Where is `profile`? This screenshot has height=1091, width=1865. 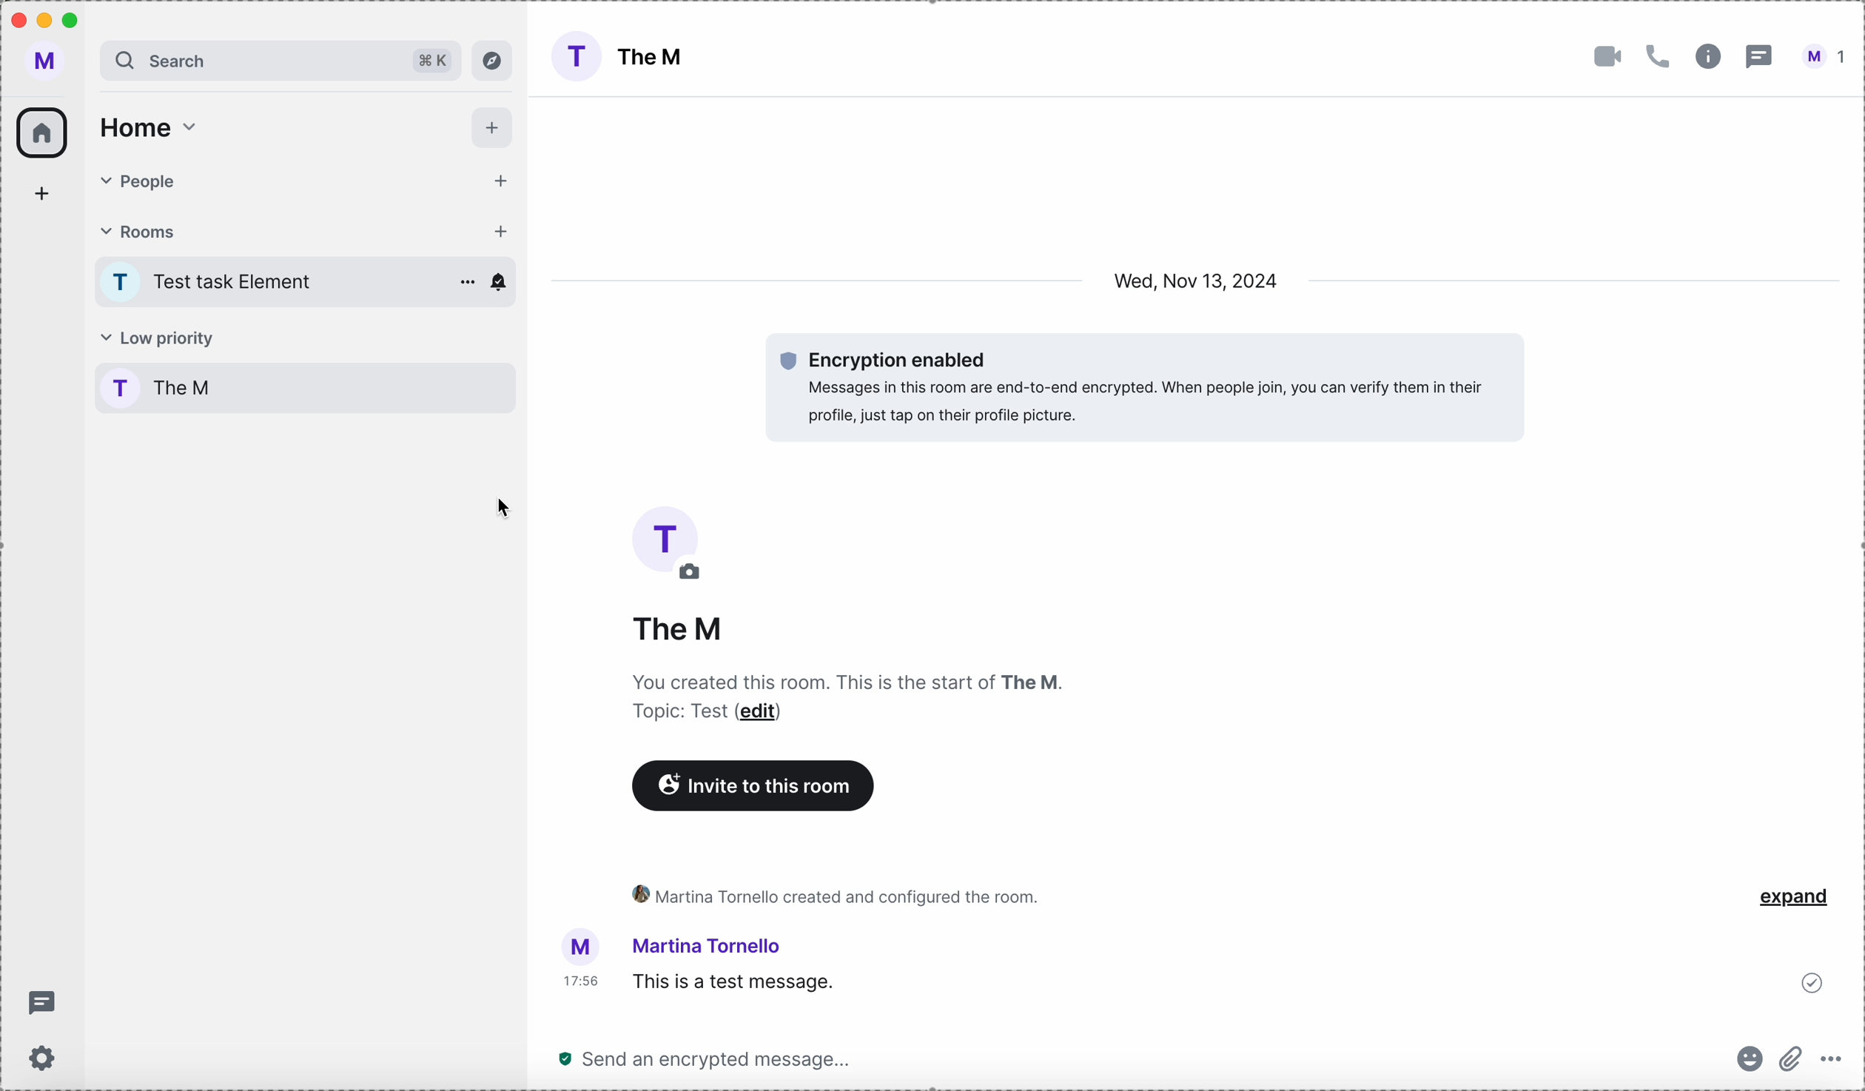
profile is located at coordinates (123, 282).